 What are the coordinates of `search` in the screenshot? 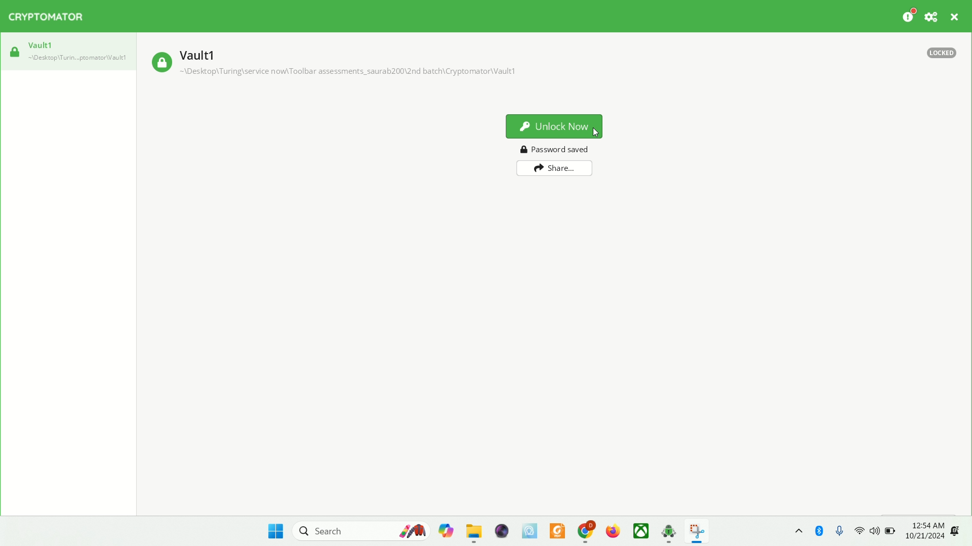 It's located at (362, 532).